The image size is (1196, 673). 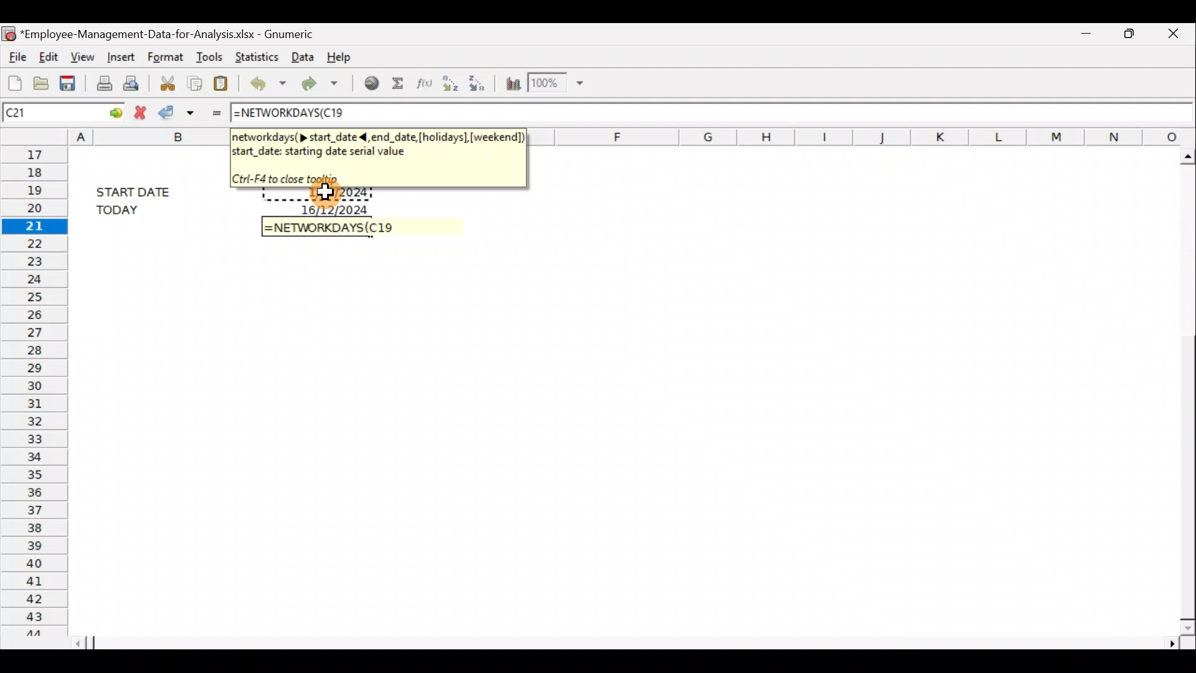 What do you see at coordinates (40, 112) in the screenshot?
I see `Cell name C21` at bounding box center [40, 112].